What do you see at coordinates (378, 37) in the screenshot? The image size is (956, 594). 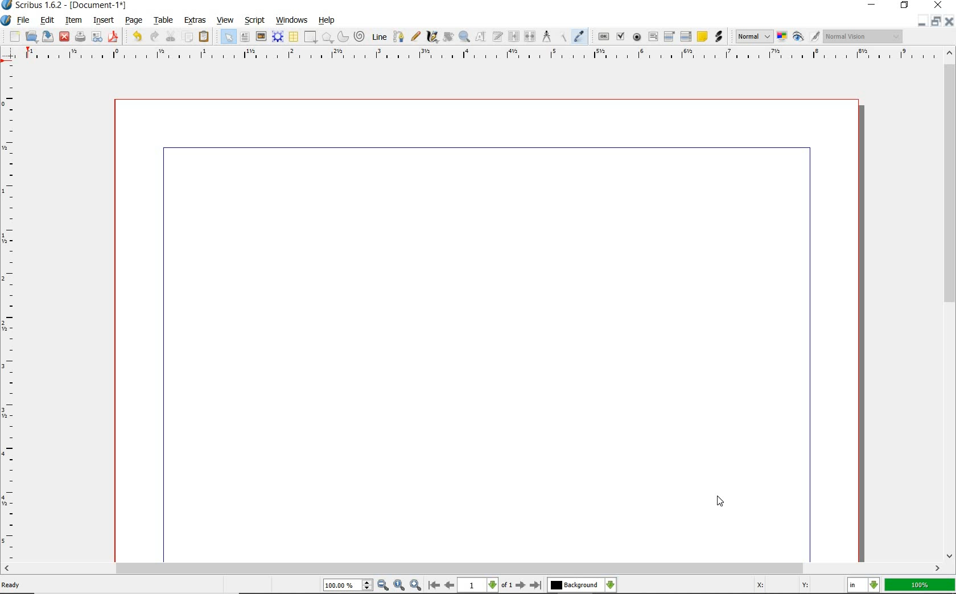 I see `line` at bounding box center [378, 37].